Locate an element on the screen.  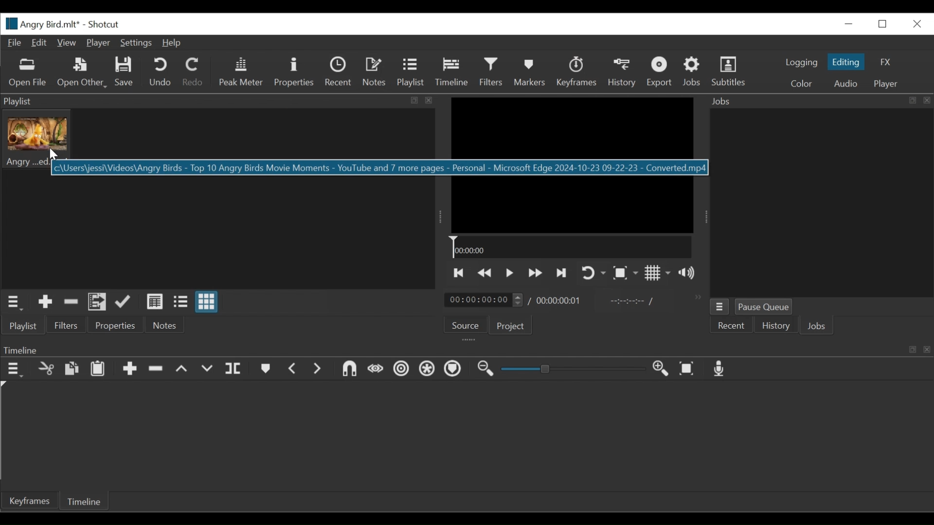
Scrub while dragging is located at coordinates (376, 369).